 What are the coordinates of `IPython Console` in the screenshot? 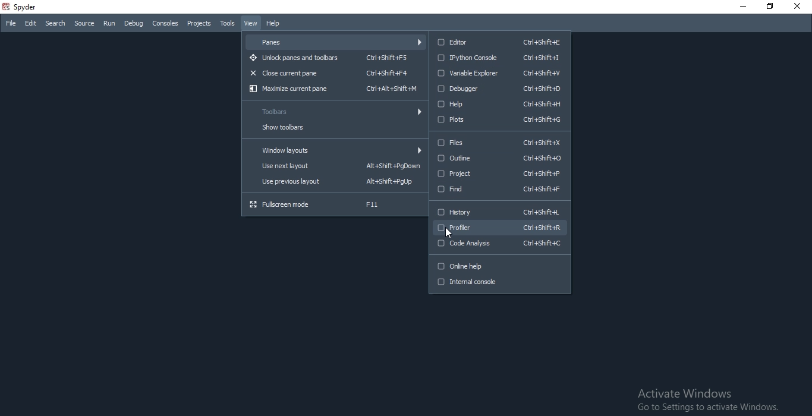 It's located at (500, 57).